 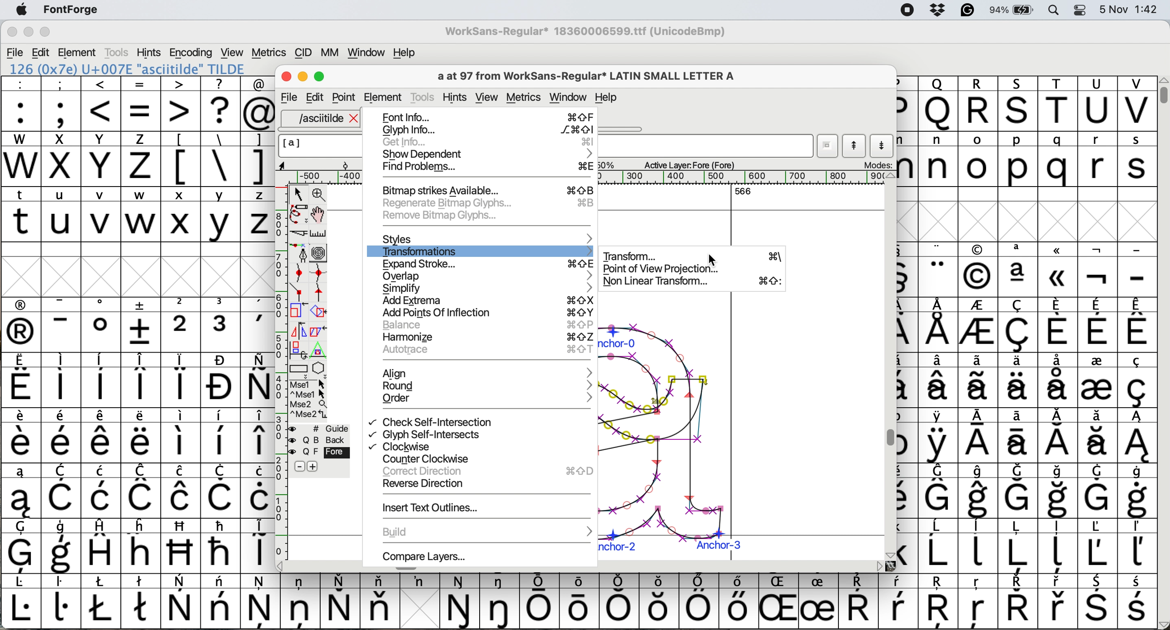 I want to click on ], so click(x=257, y=157).